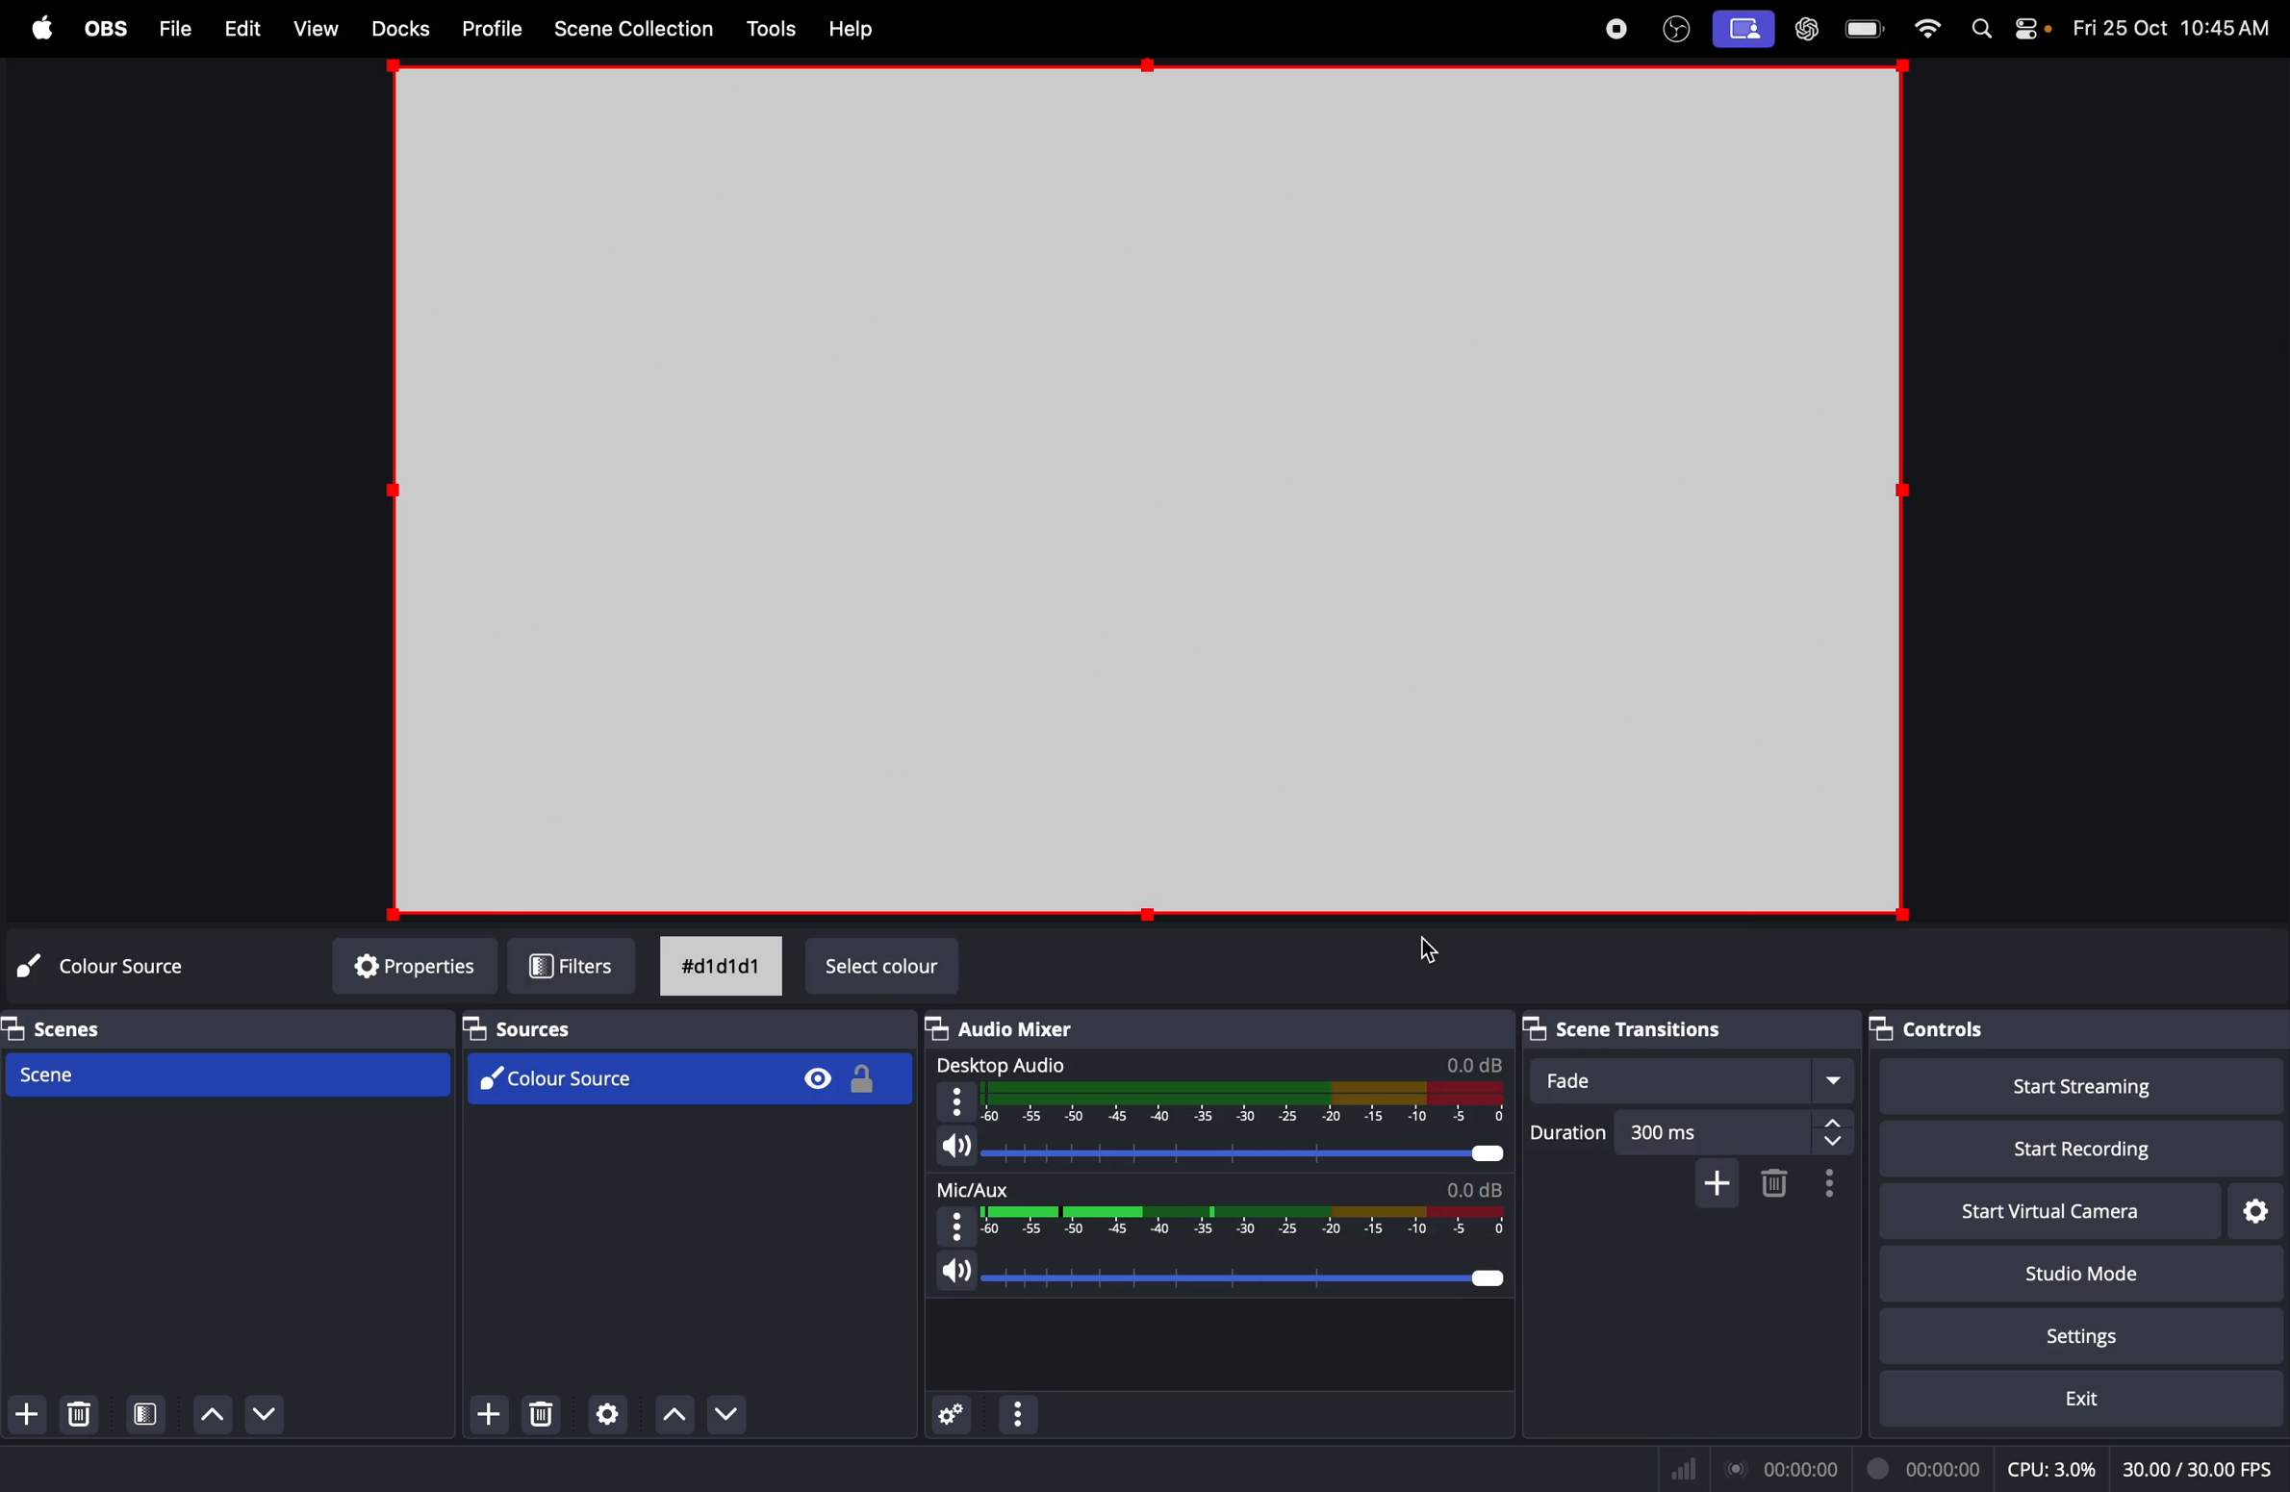 Image resolution: width=2290 pixels, height=1492 pixels. I want to click on Scene transitions, so click(1616, 1030).